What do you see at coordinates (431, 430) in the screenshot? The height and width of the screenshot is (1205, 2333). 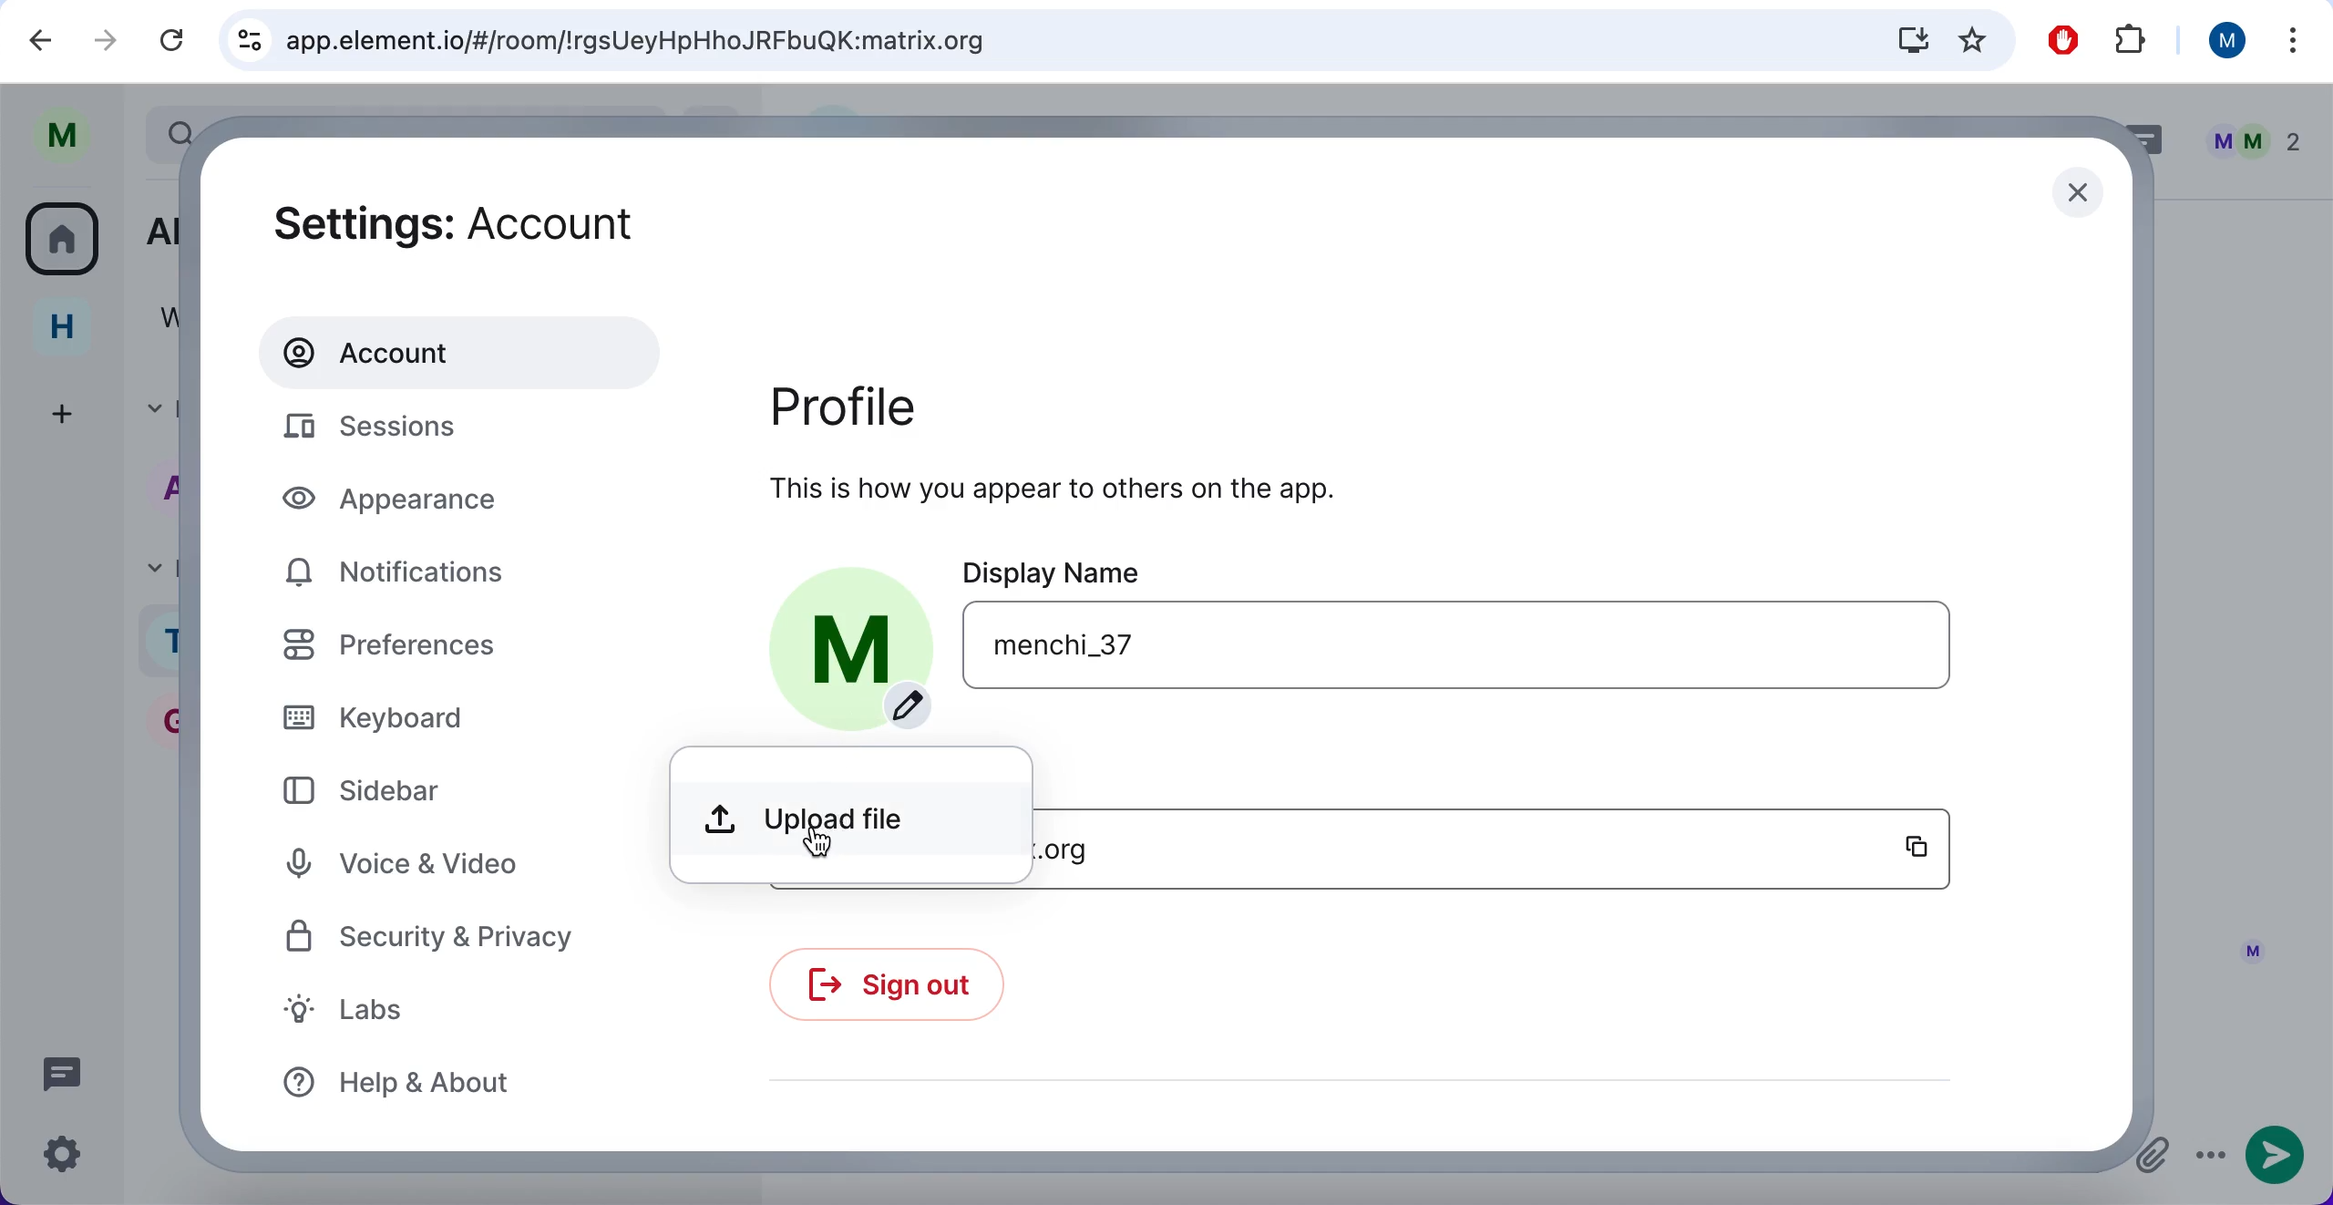 I see `sessions` at bounding box center [431, 430].